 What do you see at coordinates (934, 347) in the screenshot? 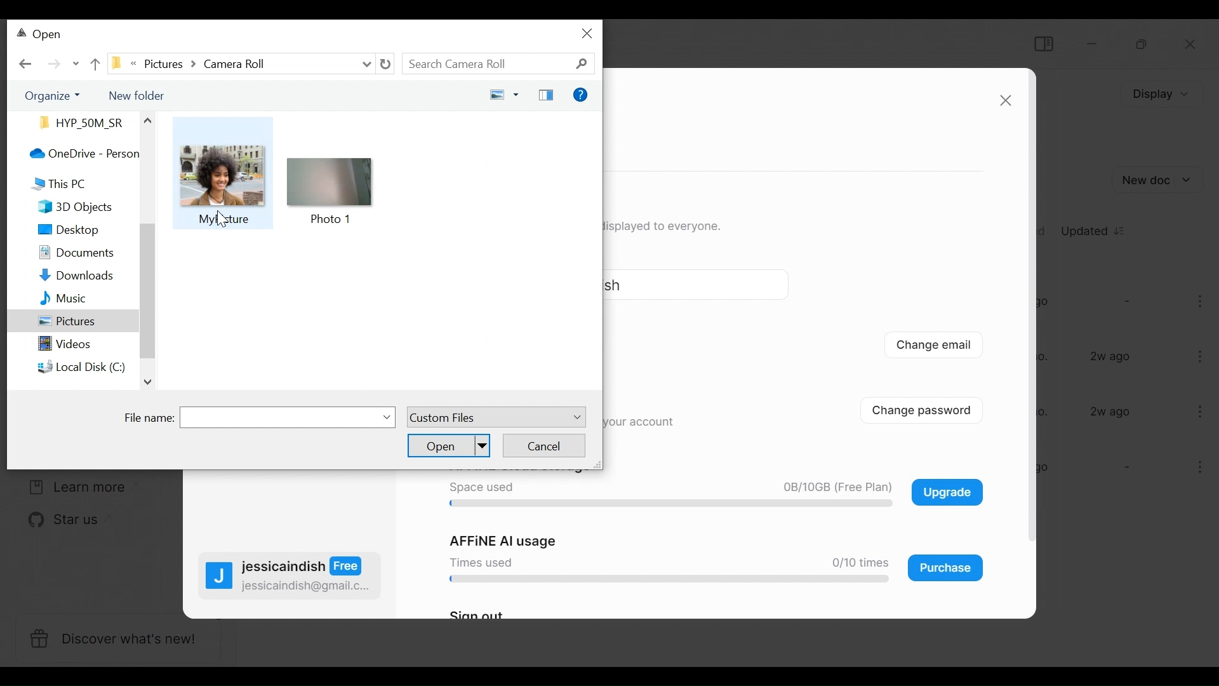
I see `Change email` at bounding box center [934, 347].